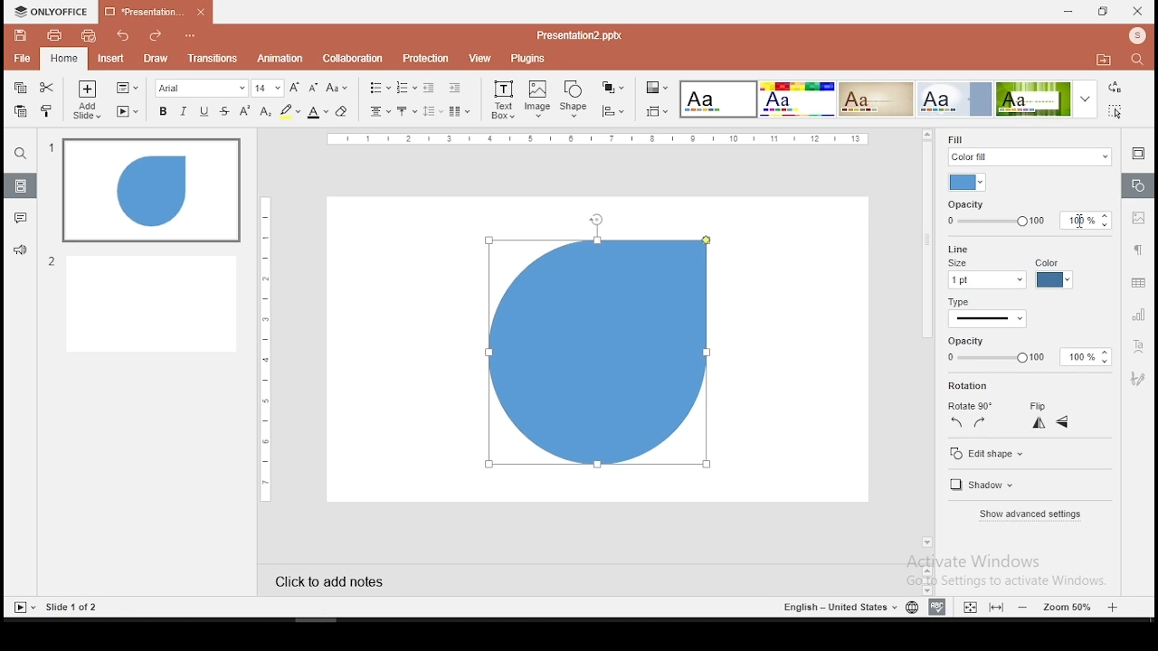  I want to click on line type selection, so click(988, 320).